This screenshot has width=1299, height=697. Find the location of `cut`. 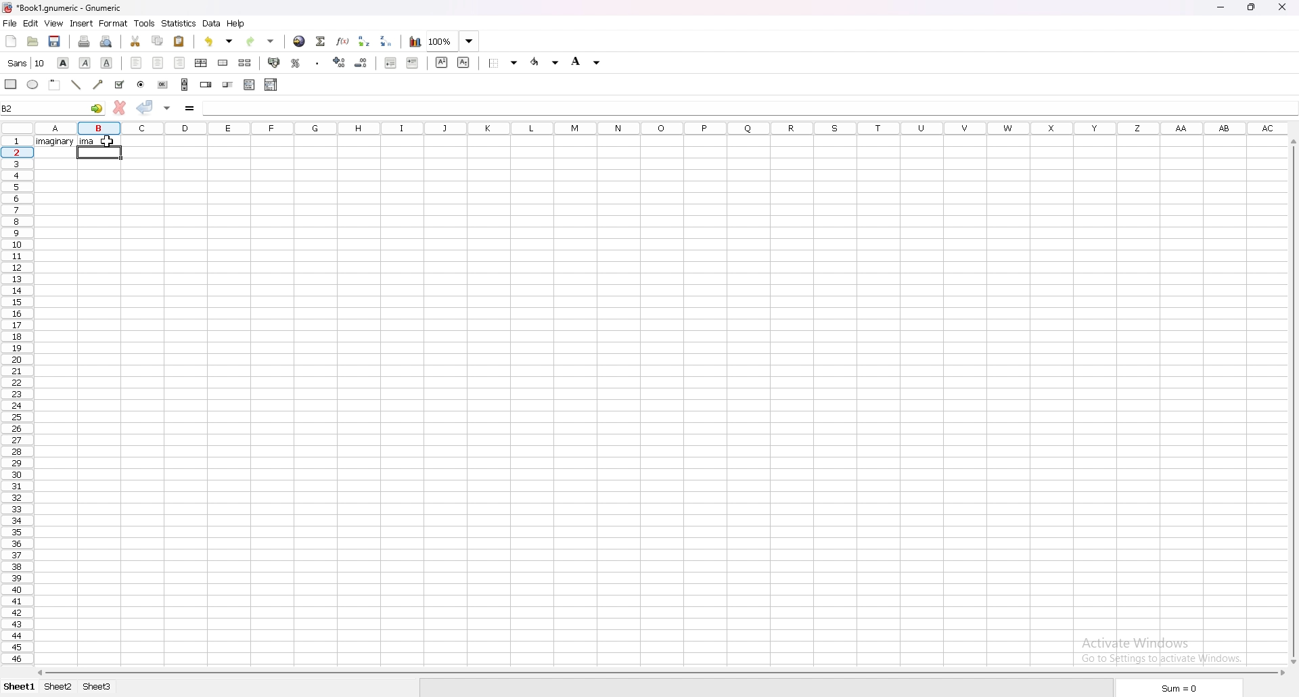

cut is located at coordinates (135, 41).